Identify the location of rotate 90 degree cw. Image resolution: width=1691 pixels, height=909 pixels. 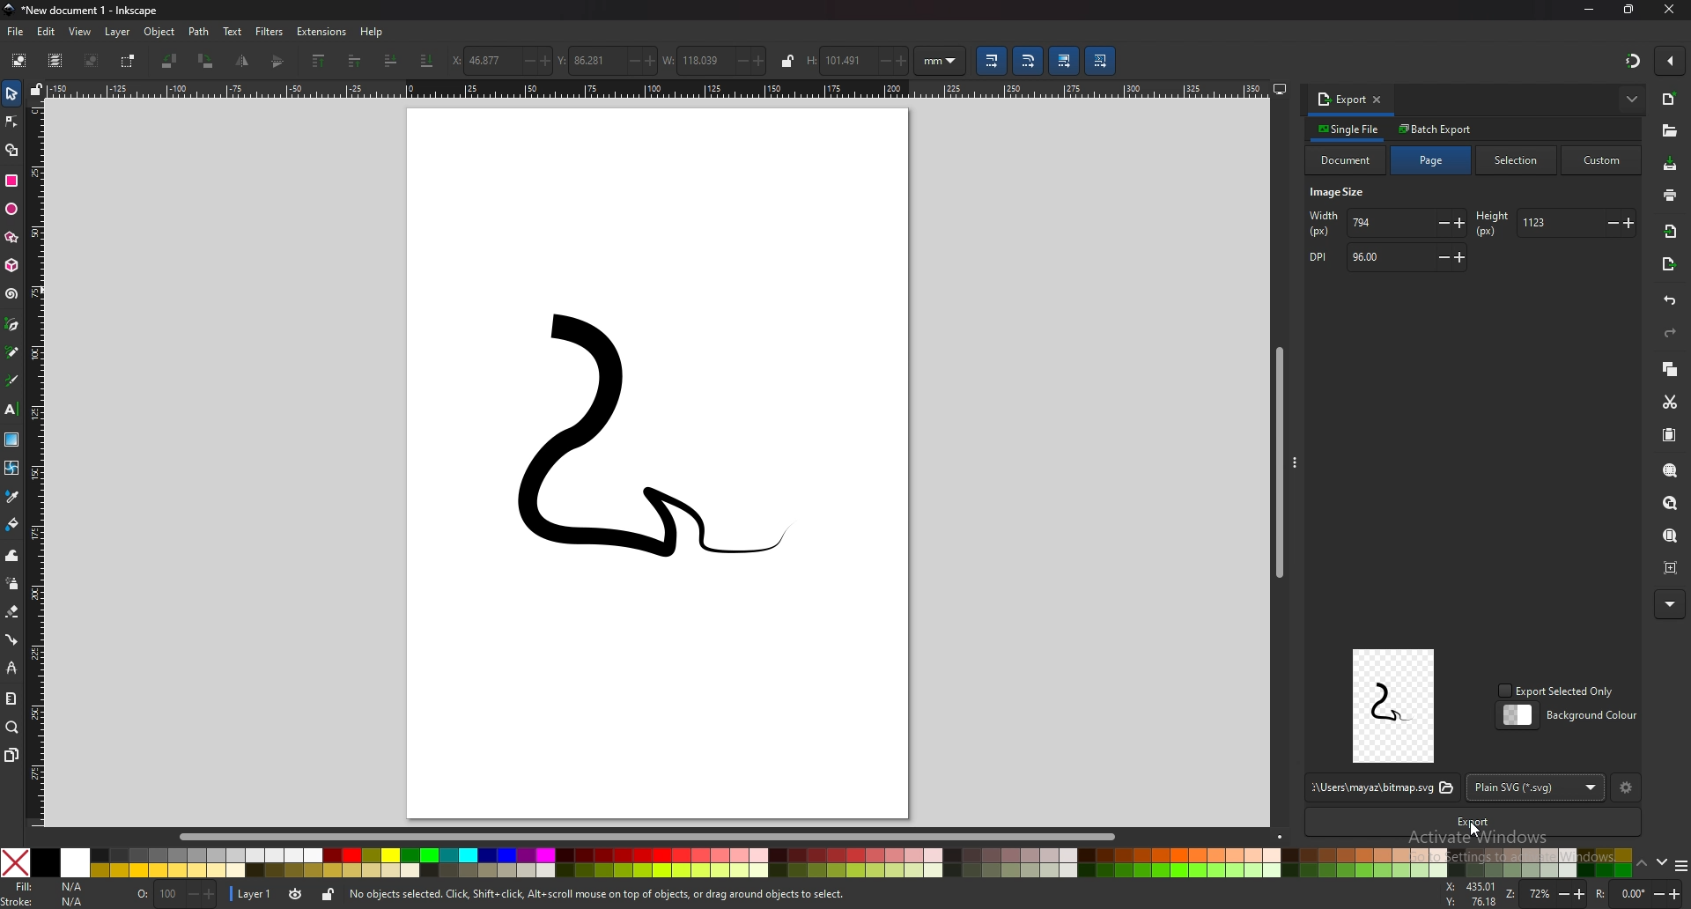
(207, 61).